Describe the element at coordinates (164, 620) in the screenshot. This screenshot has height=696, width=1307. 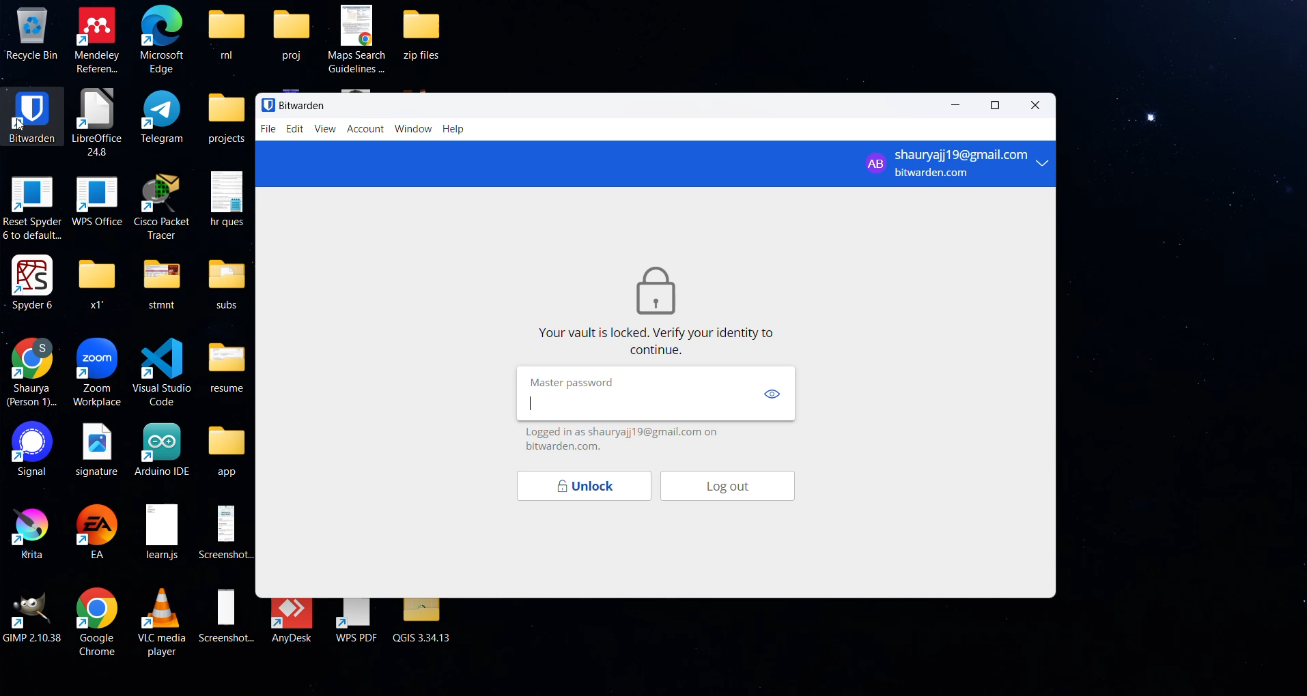
I see `VLC media player` at that location.